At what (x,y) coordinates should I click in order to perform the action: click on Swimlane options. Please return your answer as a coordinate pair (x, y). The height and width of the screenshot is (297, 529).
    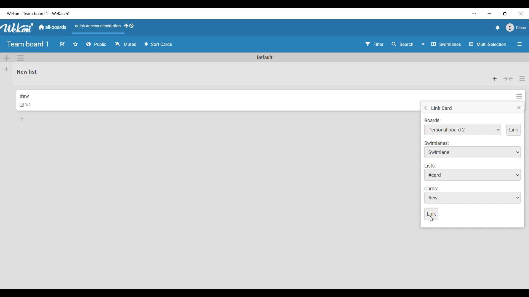
    Looking at the image, I should click on (473, 152).